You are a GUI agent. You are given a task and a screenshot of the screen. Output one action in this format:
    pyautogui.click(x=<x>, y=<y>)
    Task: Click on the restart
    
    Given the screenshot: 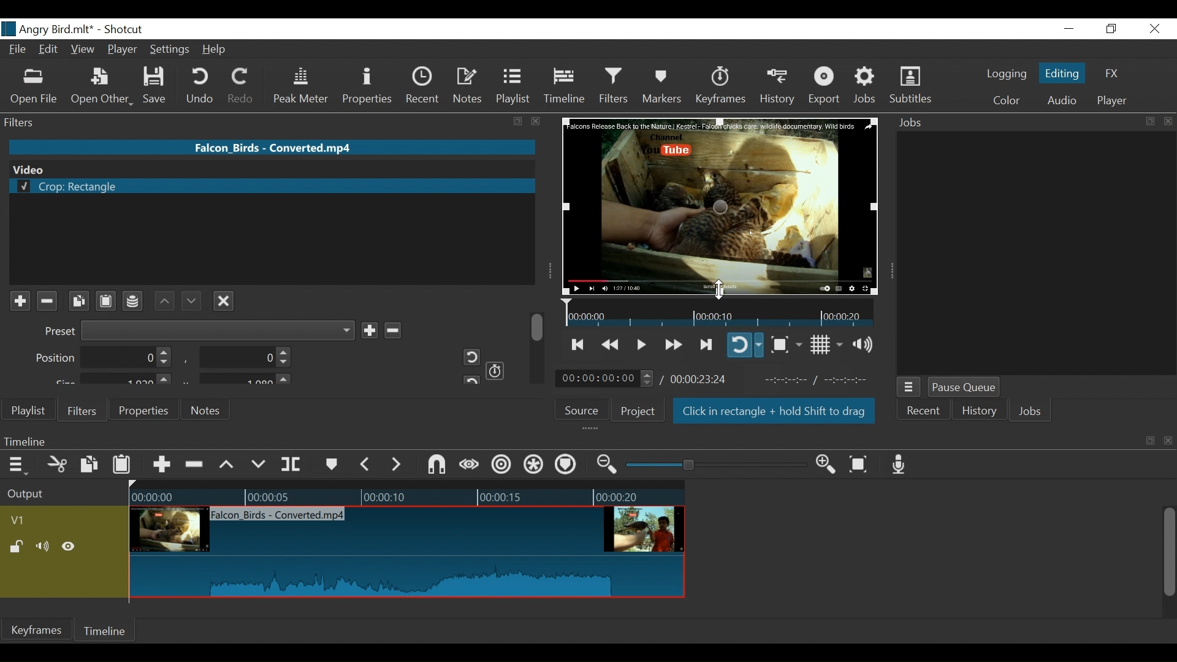 What is the action you would take?
    pyautogui.click(x=470, y=379)
    